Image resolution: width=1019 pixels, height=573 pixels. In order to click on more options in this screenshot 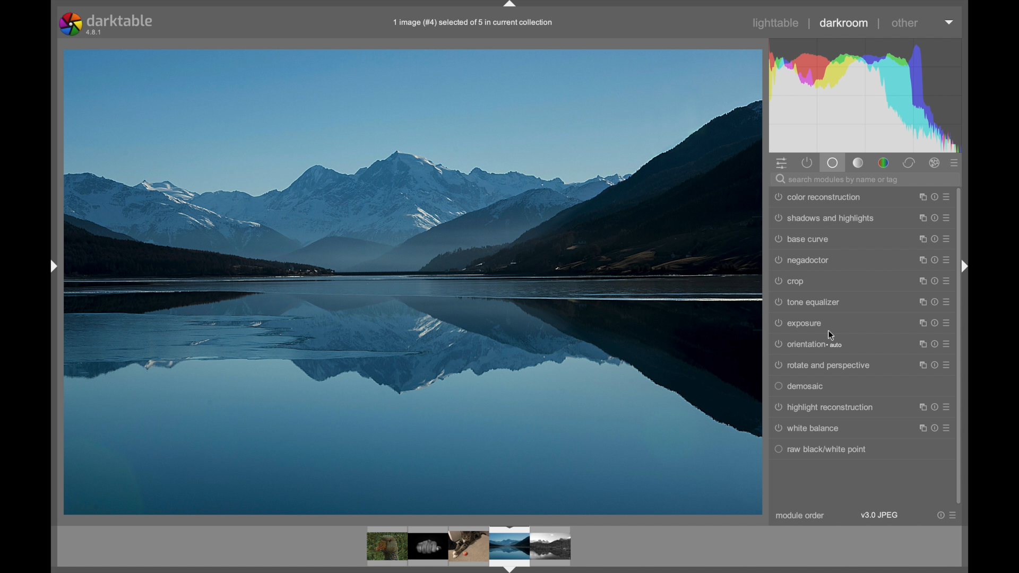, I will do `click(935, 428)`.